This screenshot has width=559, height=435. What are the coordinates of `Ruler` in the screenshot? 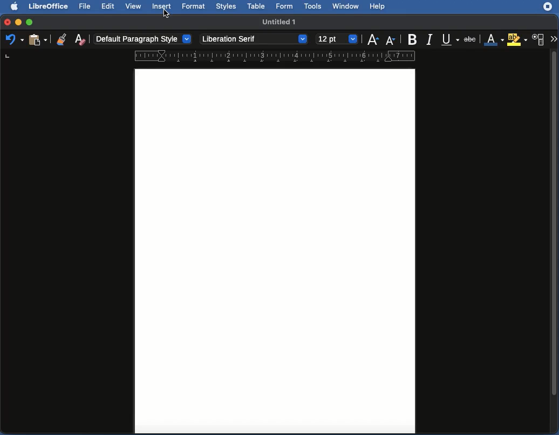 It's located at (213, 55).